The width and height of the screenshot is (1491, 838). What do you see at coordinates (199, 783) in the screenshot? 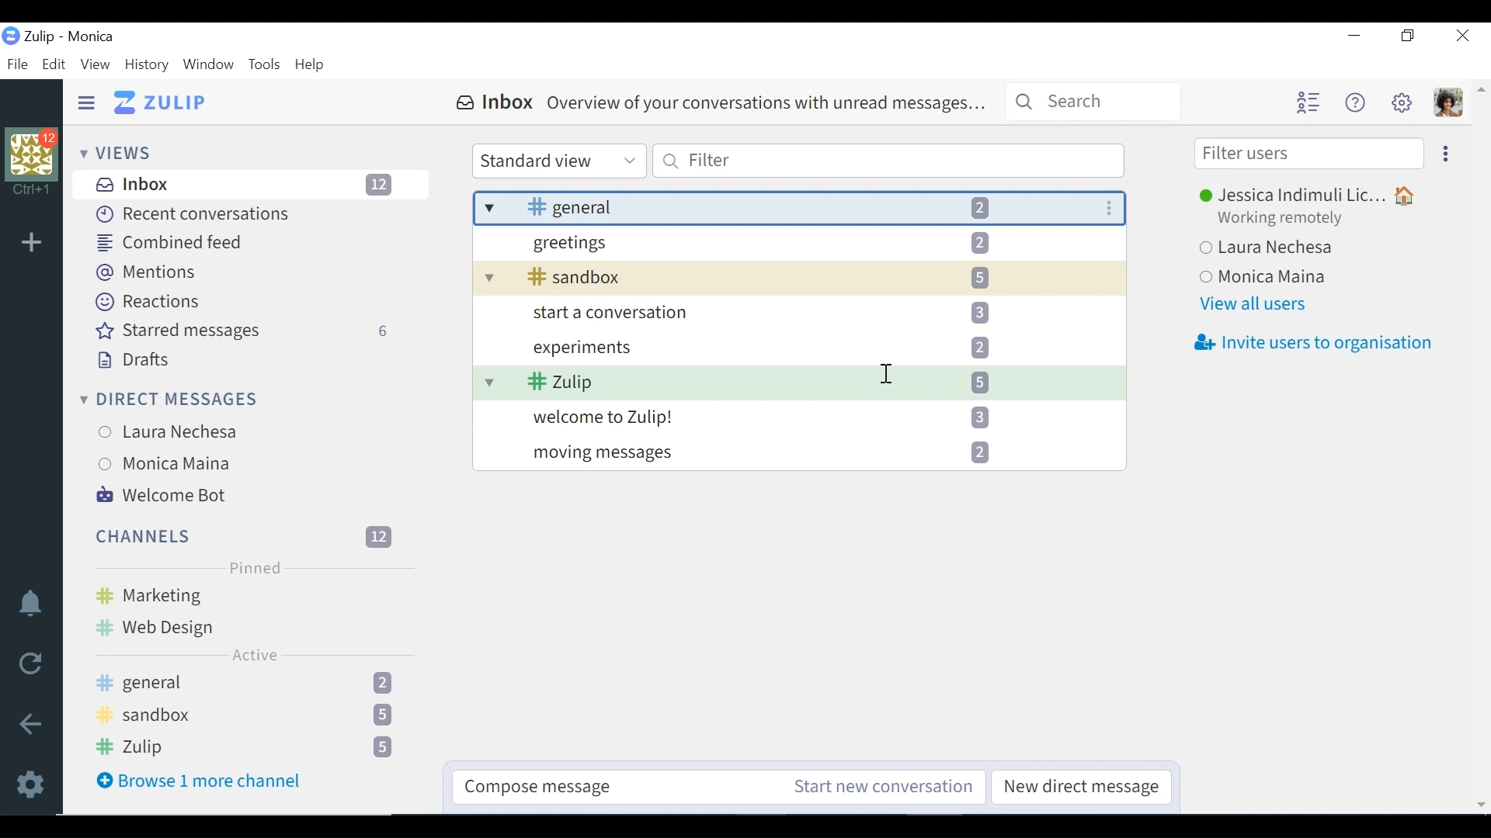
I see `Browse more channel` at bounding box center [199, 783].